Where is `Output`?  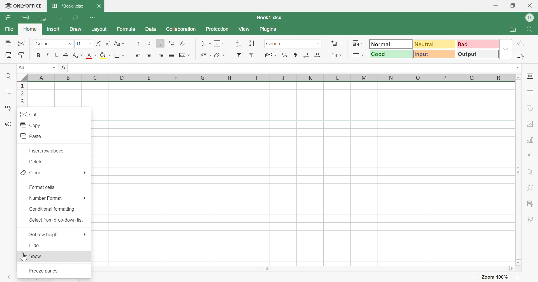
Output is located at coordinates (477, 54).